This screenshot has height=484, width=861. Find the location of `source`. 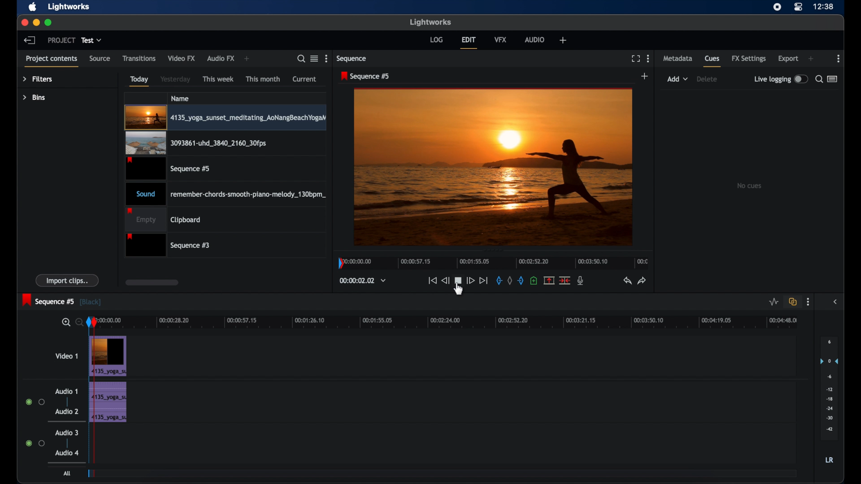

source is located at coordinates (100, 59).